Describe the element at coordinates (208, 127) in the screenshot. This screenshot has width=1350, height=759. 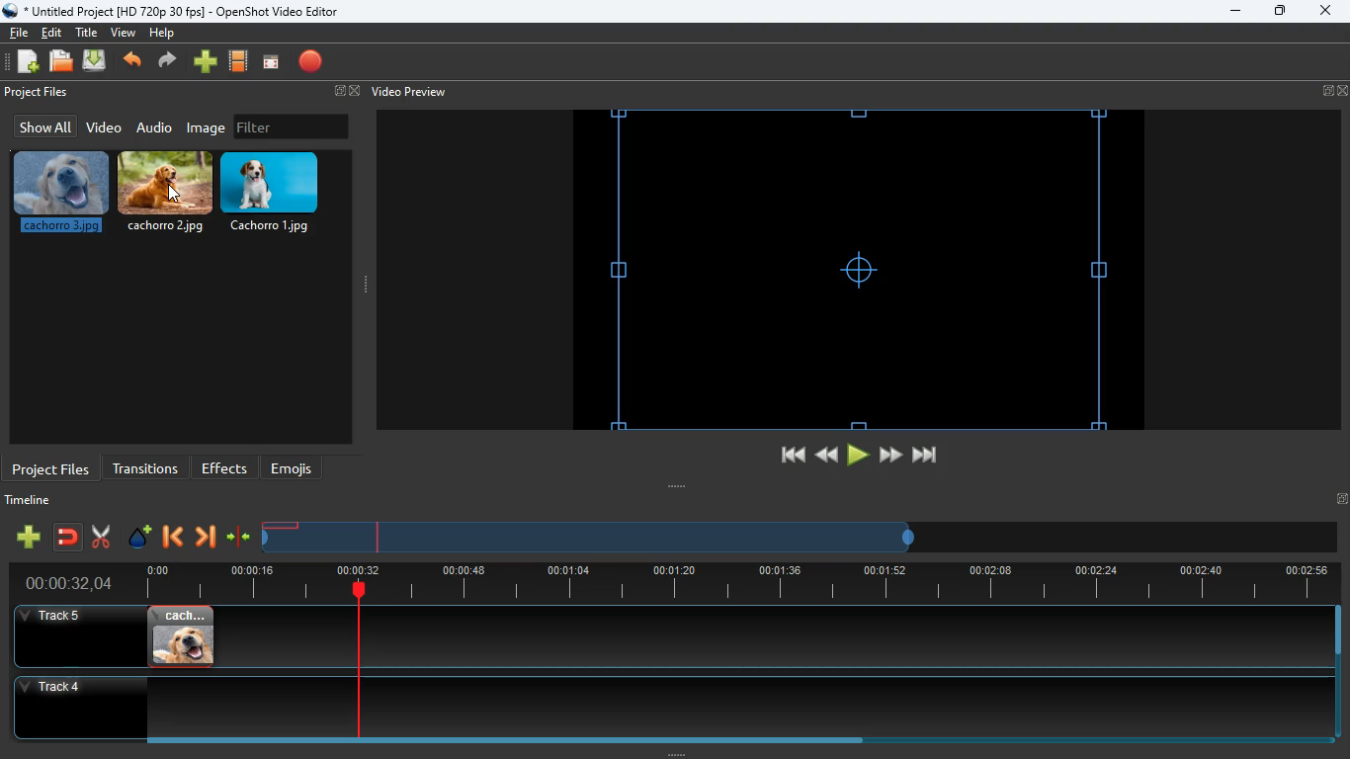
I see `image` at that location.